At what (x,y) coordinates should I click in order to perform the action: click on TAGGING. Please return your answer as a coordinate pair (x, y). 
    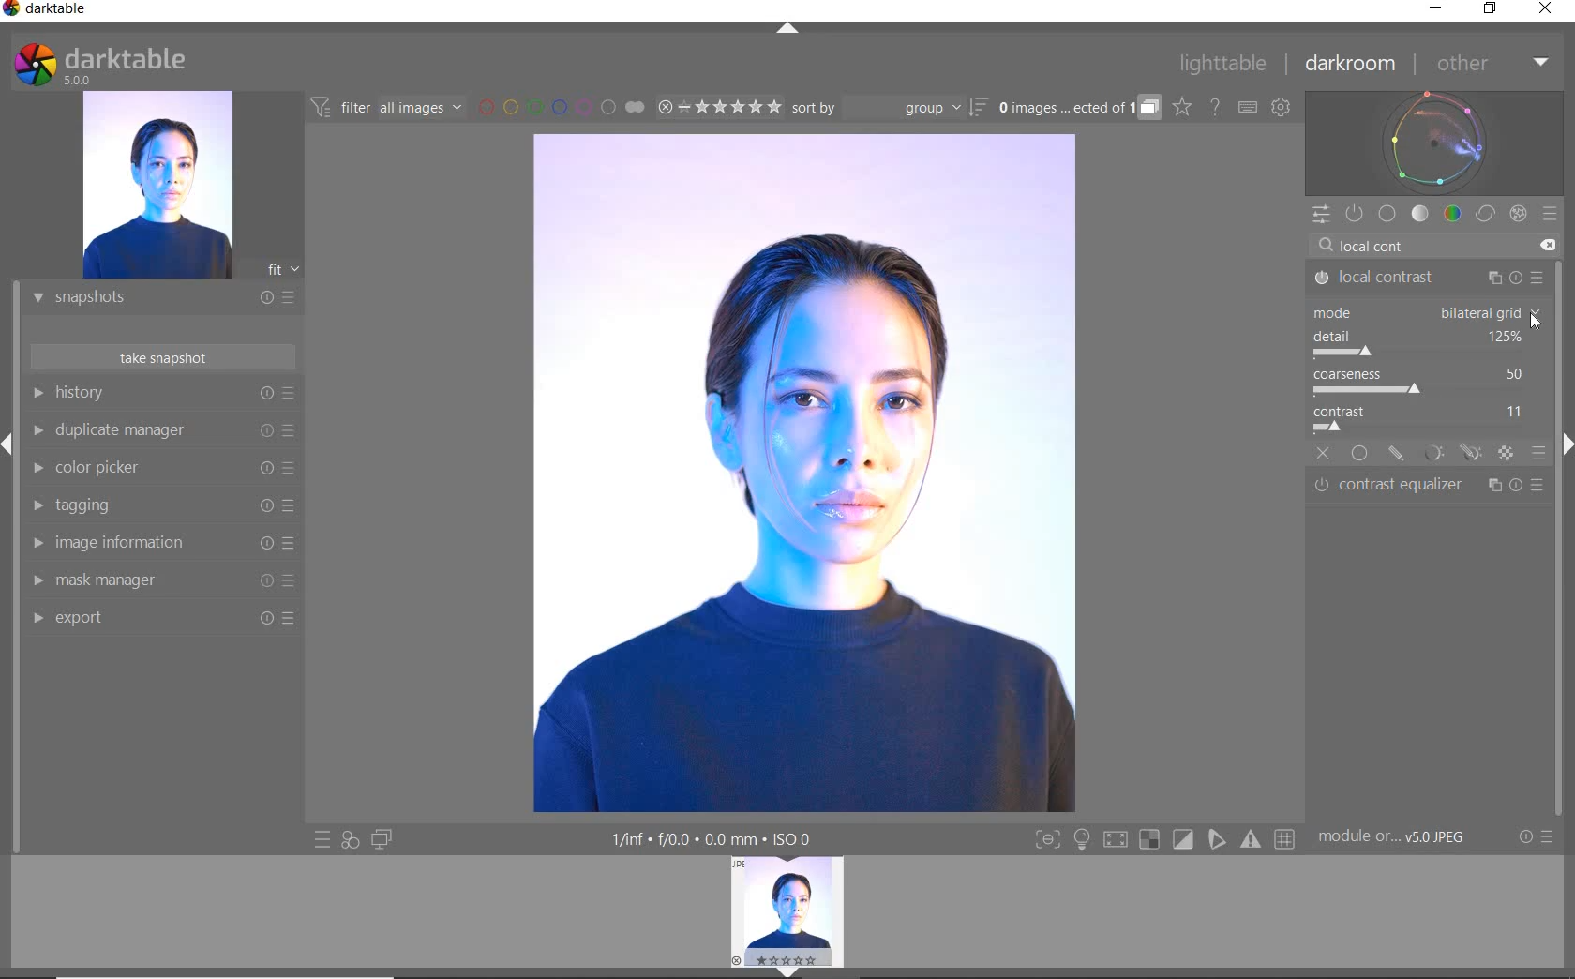
    Looking at the image, I should click on (158, 506).